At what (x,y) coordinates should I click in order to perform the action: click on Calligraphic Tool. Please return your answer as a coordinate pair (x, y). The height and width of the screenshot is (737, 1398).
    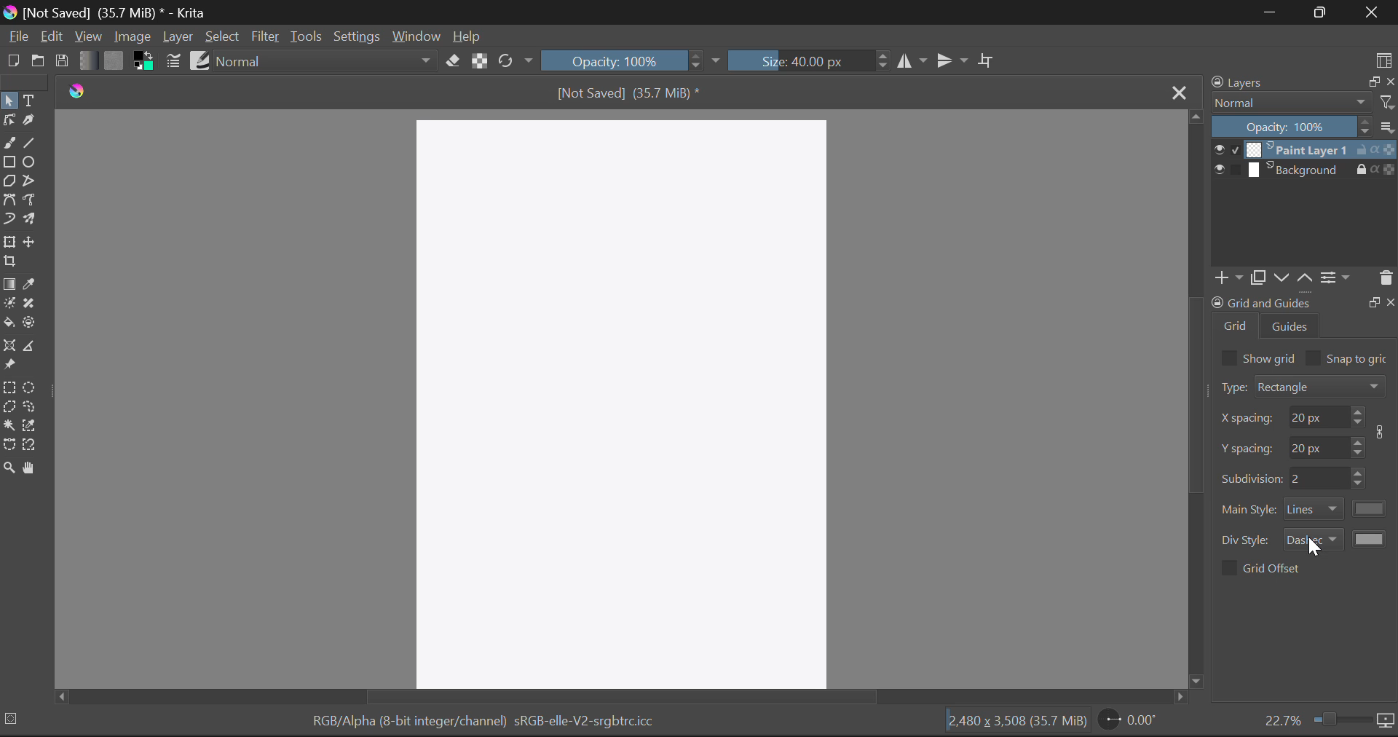
    Looking at the image, I should click on (31, 124).